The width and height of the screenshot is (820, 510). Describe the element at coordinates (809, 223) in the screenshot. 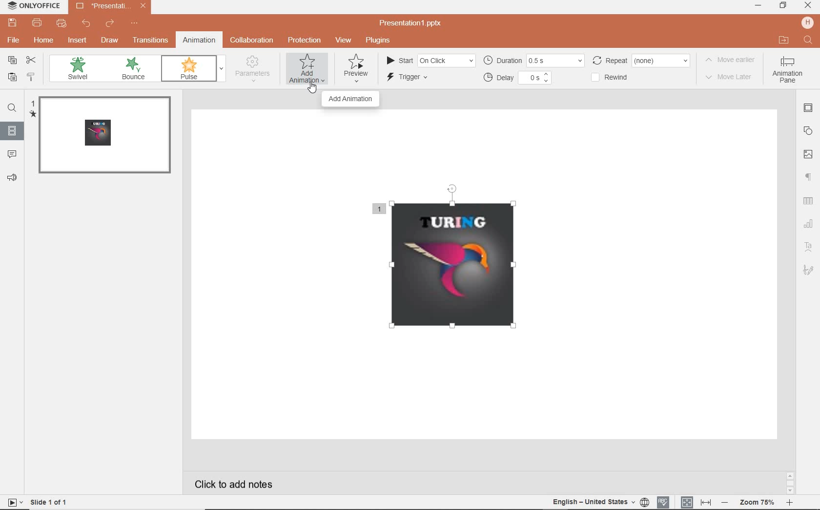

I see `chart` at that location.